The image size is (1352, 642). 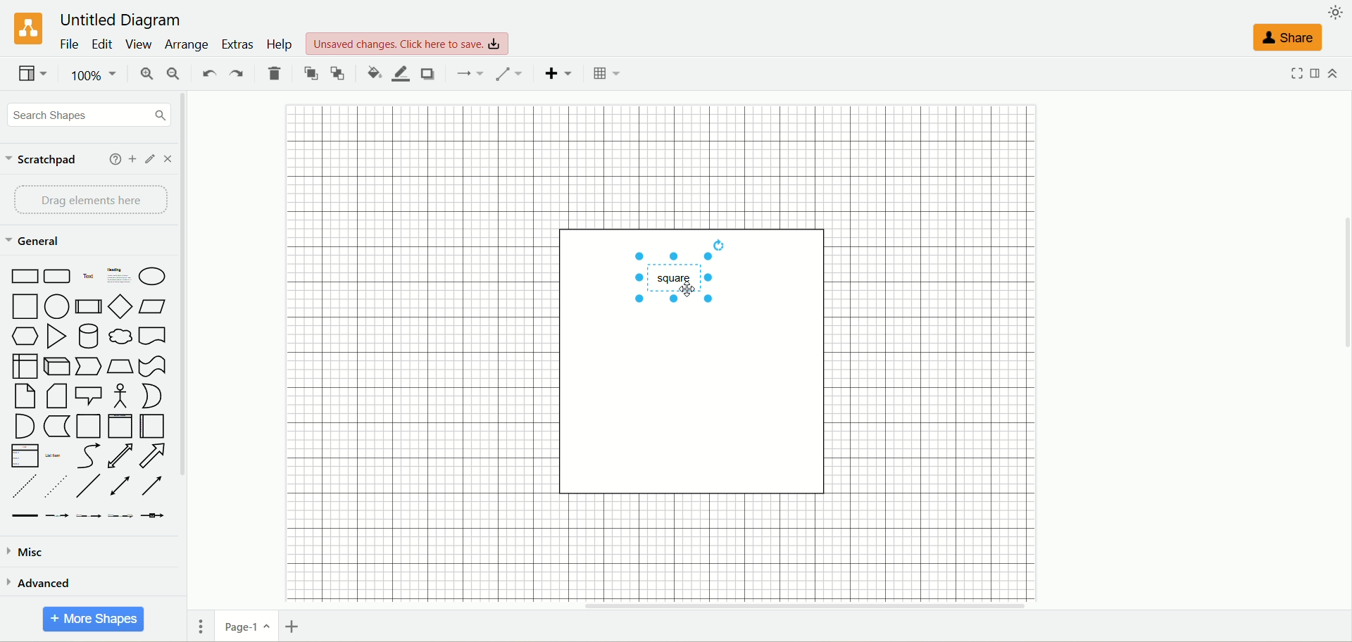 I want to click on appearance, so click(x=1334, y=13).